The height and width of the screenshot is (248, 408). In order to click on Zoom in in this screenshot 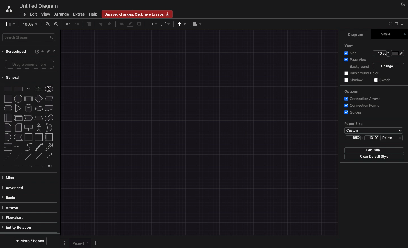, I will do `click(47, 24)`.